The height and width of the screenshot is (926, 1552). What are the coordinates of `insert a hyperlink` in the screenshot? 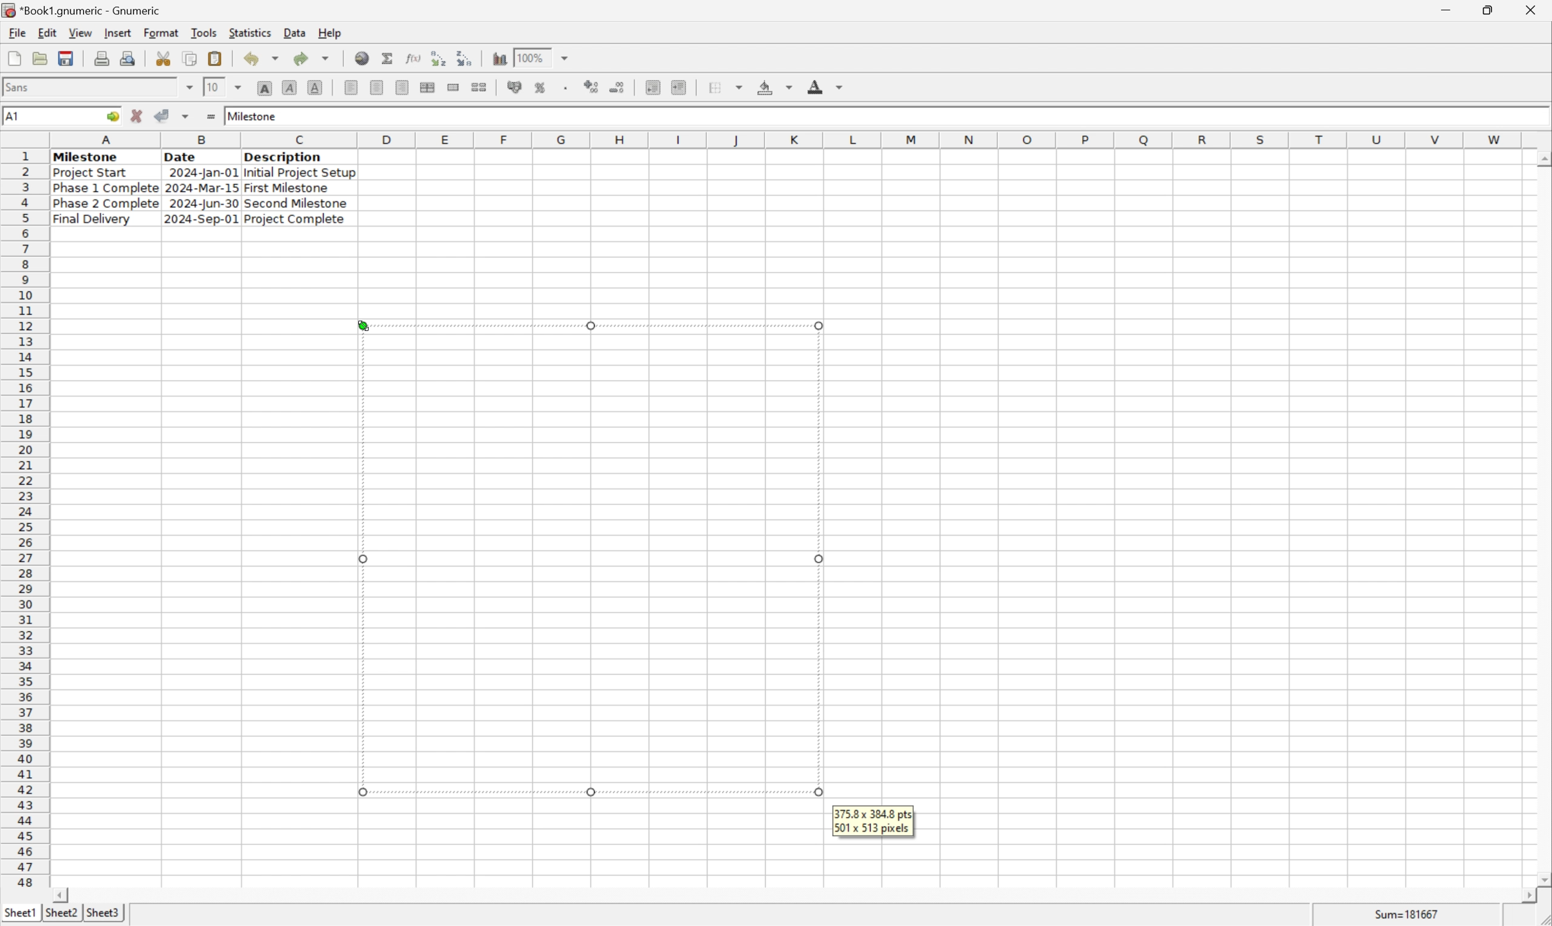 It's located at (363, 58).